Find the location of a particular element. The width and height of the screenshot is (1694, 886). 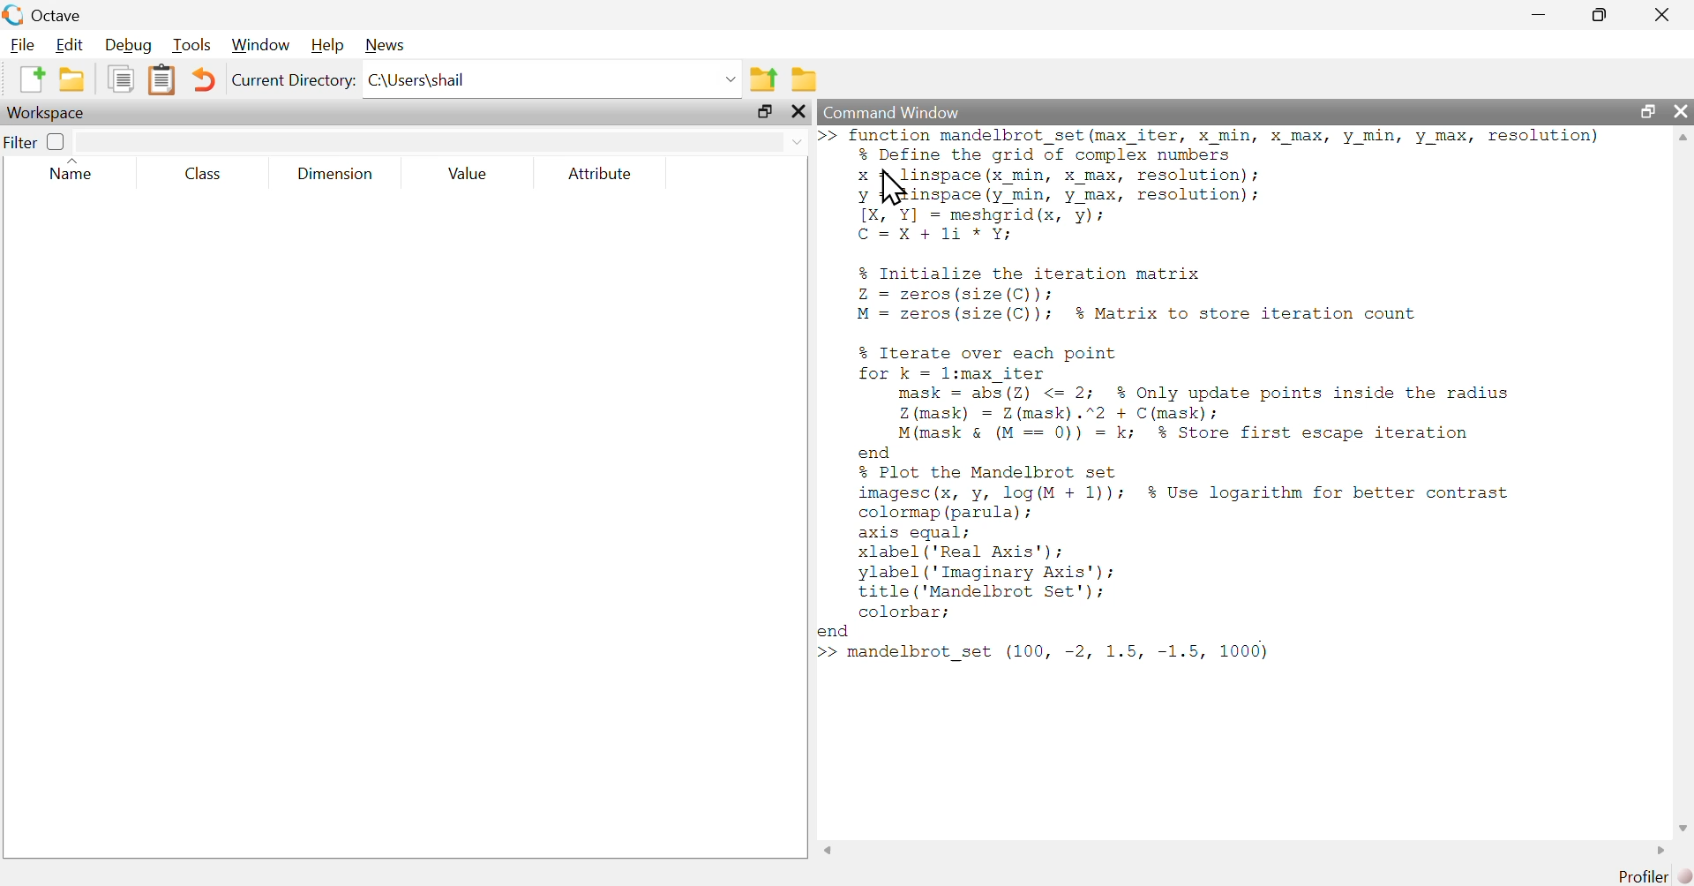

Command Window is located at coordinates (1188, 112).